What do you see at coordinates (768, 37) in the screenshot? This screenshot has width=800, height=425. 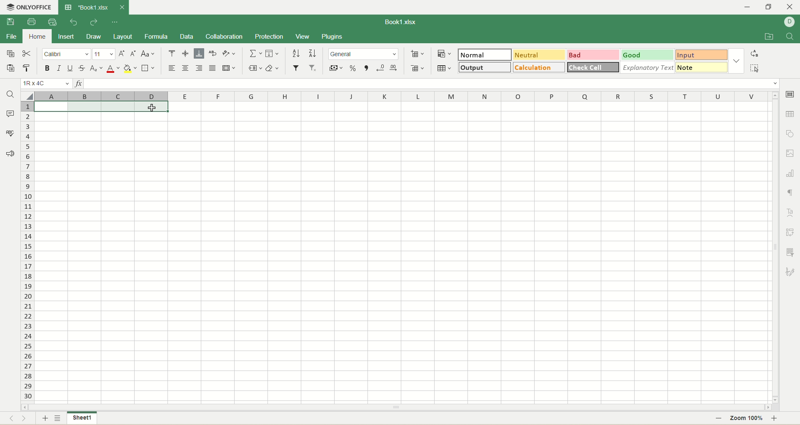 I see `open file location` at bounding box center [768, 37].